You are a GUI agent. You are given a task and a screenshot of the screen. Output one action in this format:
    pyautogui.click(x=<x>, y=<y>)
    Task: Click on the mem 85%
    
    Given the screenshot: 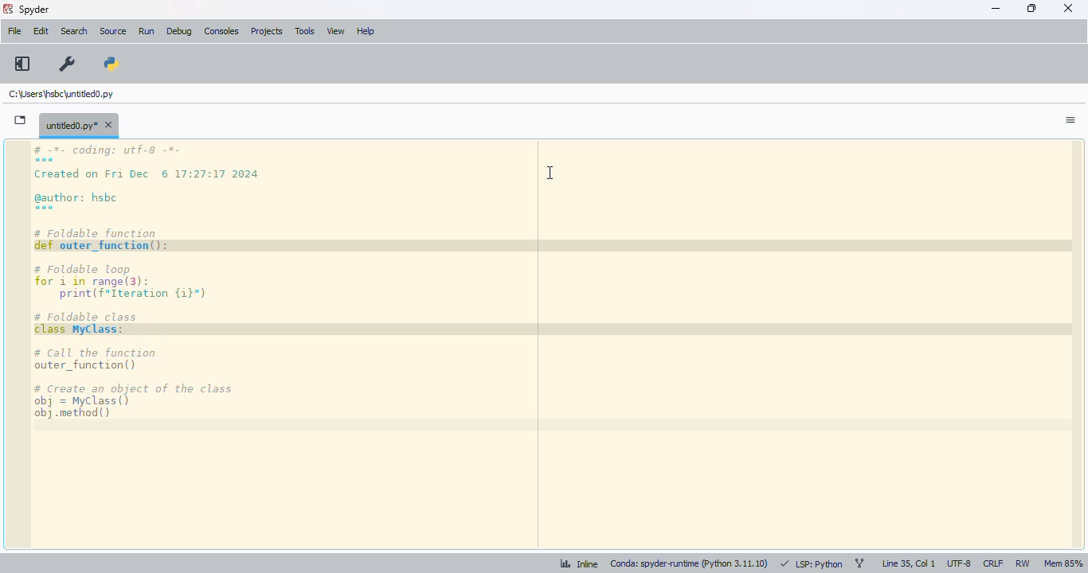 What is the action you would take?
    pyautogui.click(x=1063, y=564)
    